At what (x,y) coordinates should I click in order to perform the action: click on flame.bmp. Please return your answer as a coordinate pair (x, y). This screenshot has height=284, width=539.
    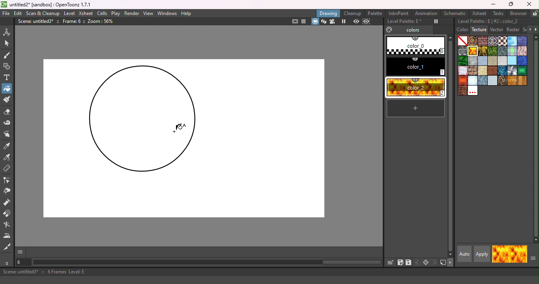
    Looking at the image, I should click on (473, 51).